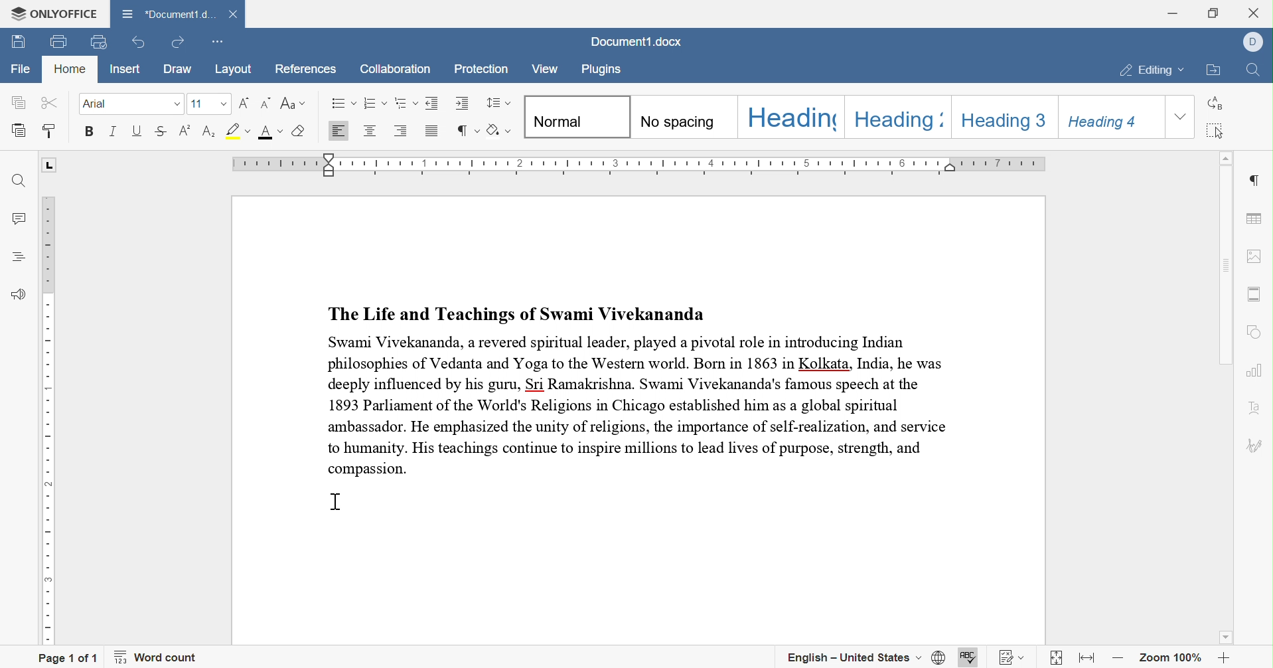 The height and width of the screenshot is (668, 1273). I want to click on ruler, so click(643, 164).